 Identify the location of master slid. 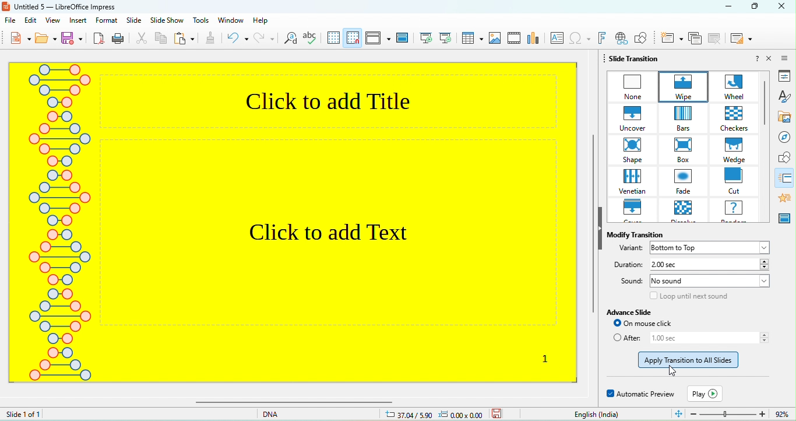
(401, 40).